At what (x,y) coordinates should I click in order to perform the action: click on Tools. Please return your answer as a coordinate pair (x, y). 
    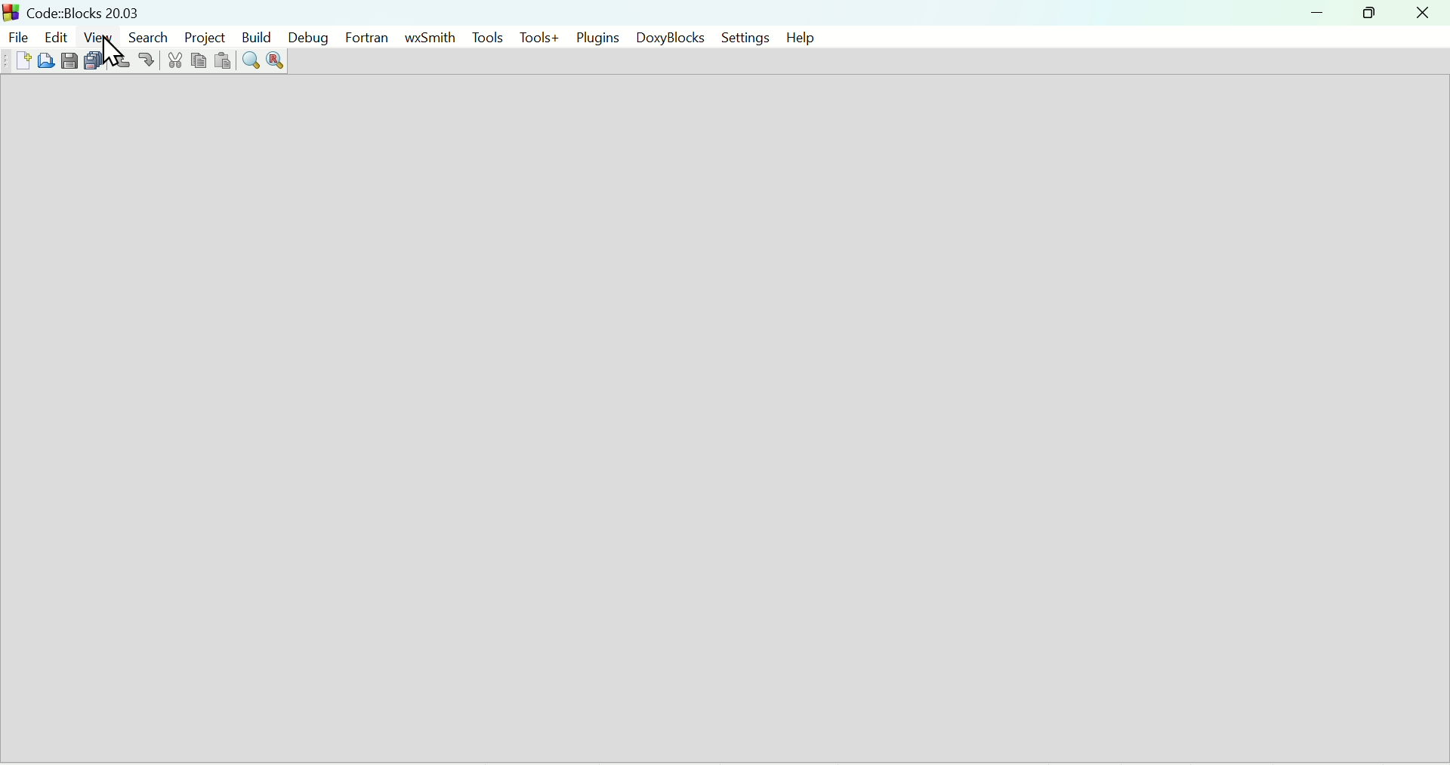
    Looking at the image, I should click on (484, 36).